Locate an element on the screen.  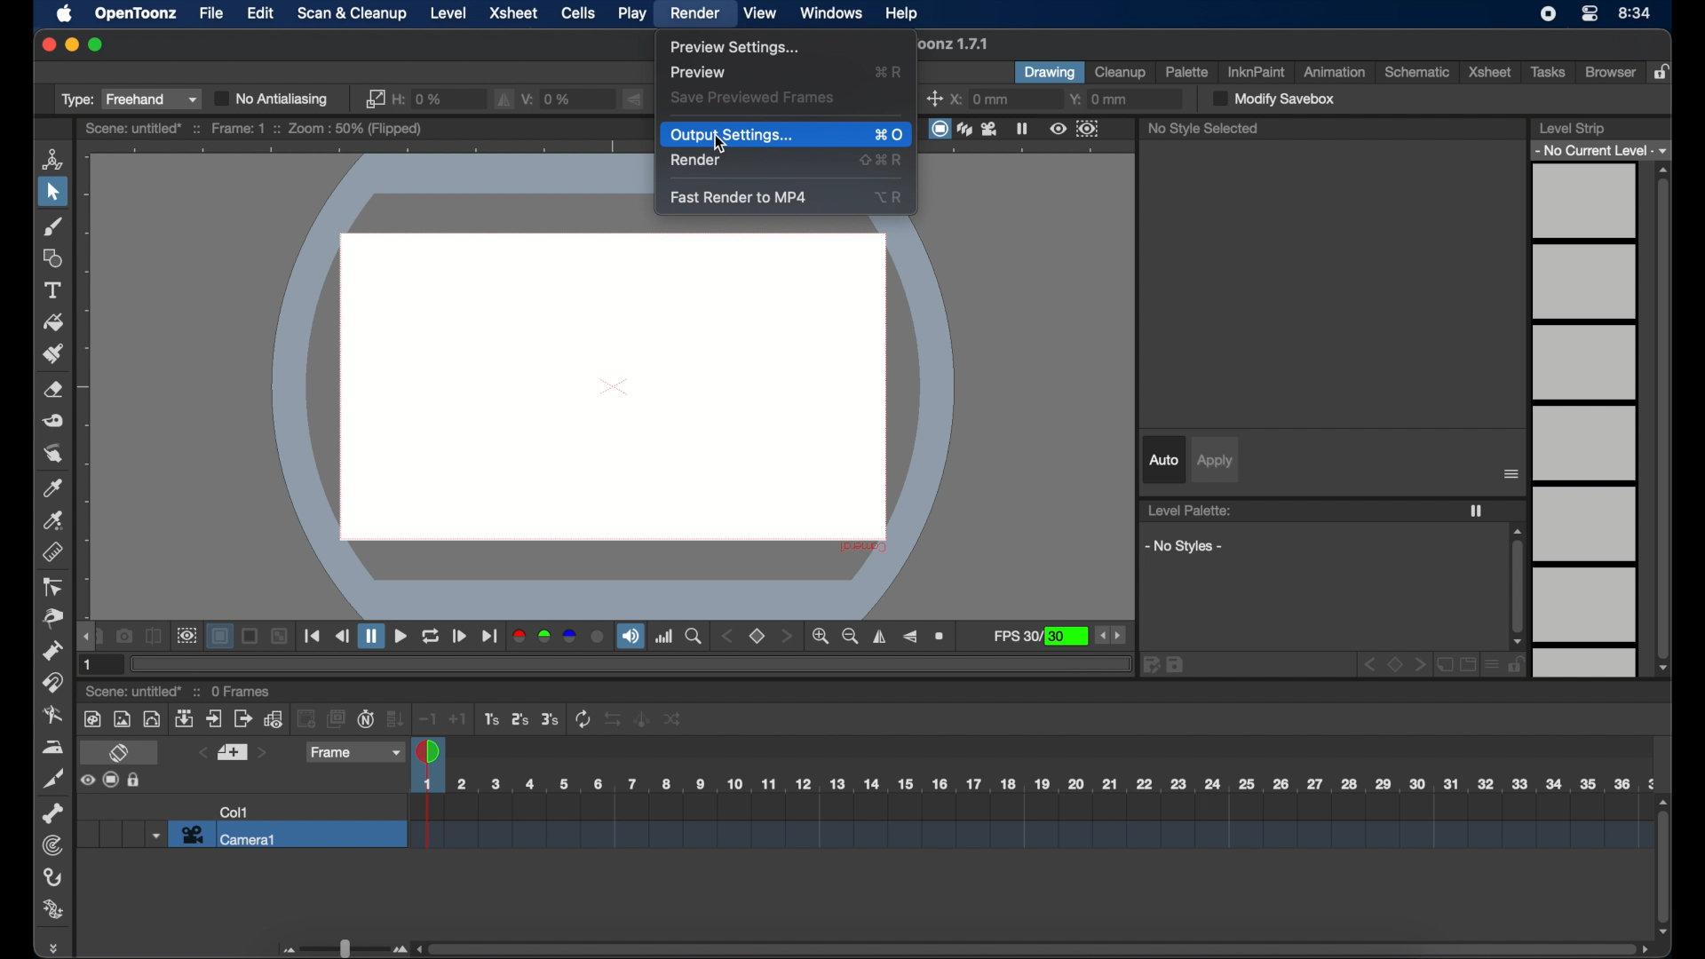
modify save box is located at coordinates (1272, 99).